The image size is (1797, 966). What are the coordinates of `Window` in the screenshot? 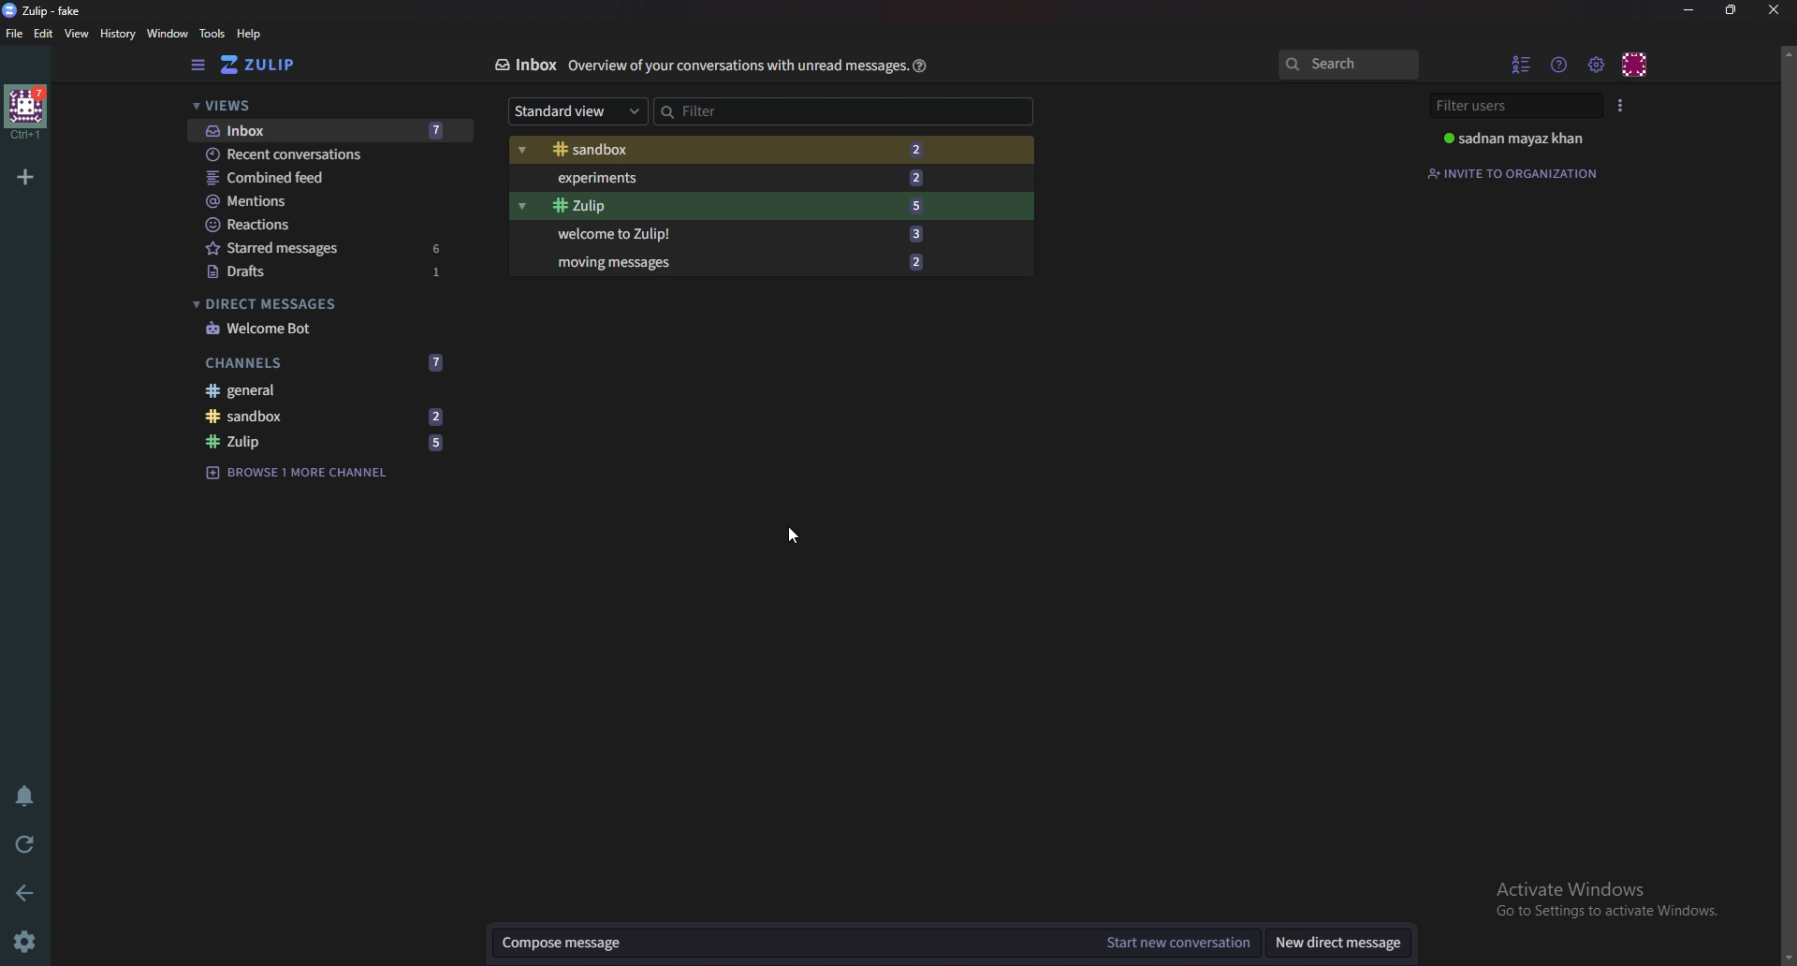 It's located at (168, 34).